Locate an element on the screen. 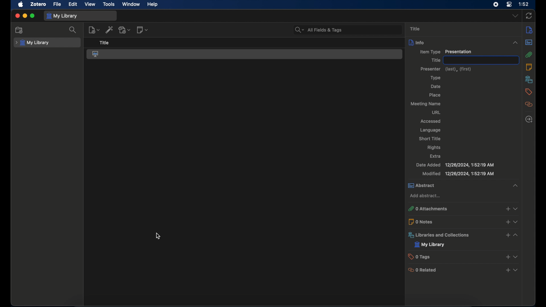 The width and height of the screenshot is (546, 307). dropdown is located at coordinates (515, 16).